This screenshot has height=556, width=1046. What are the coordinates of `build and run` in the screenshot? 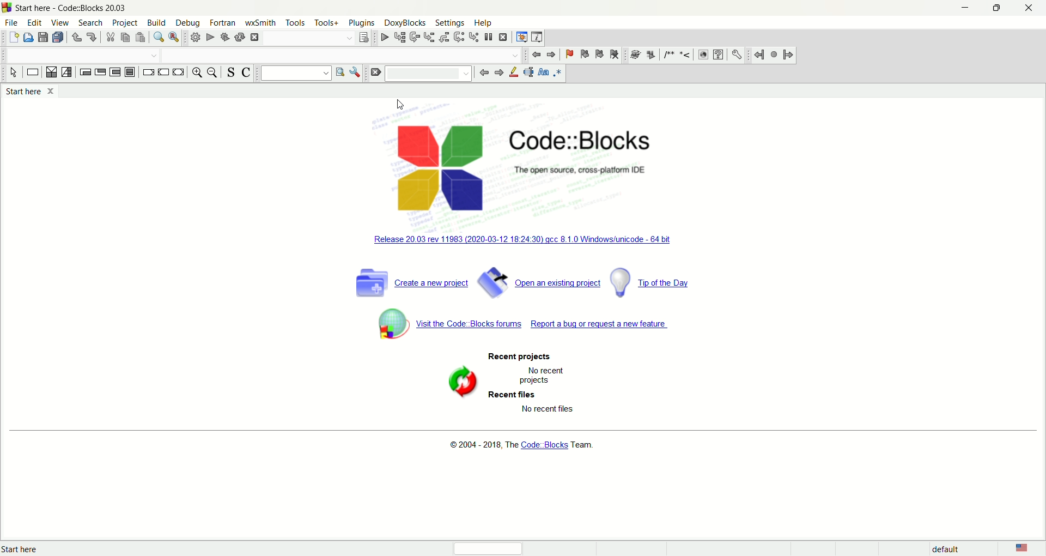 It's located at (224, 37).